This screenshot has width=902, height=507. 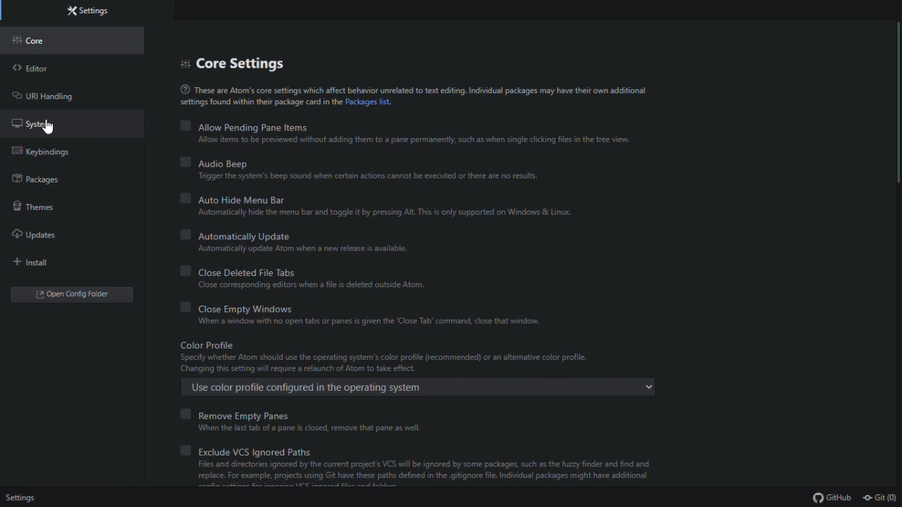 I want to click on Automatically hide the menu bar and toggle it by pressing Alt. This is only supported on Windows & Linux., so click(x=389, y=213).